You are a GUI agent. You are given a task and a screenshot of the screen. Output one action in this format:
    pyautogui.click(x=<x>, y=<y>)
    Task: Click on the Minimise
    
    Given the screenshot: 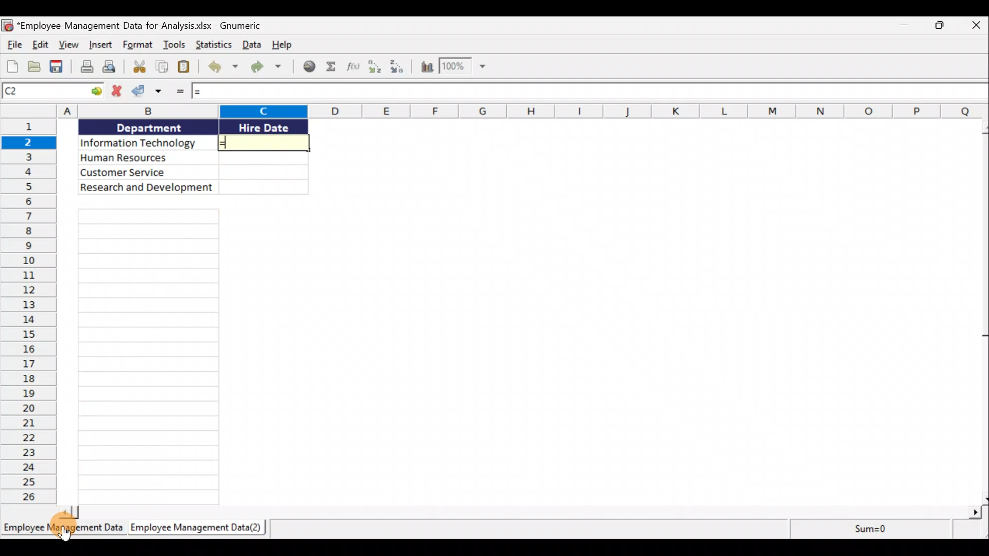 What is the action you would take?
    pyautogui.click(x=905, y=24)
    